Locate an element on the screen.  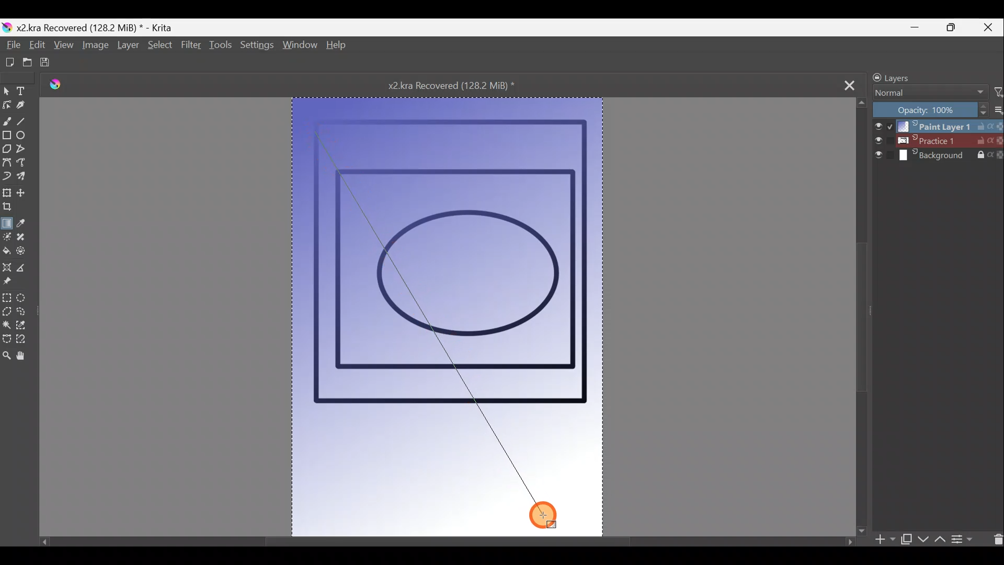
Similar colour selection tool is located at coordinates (24, 327).